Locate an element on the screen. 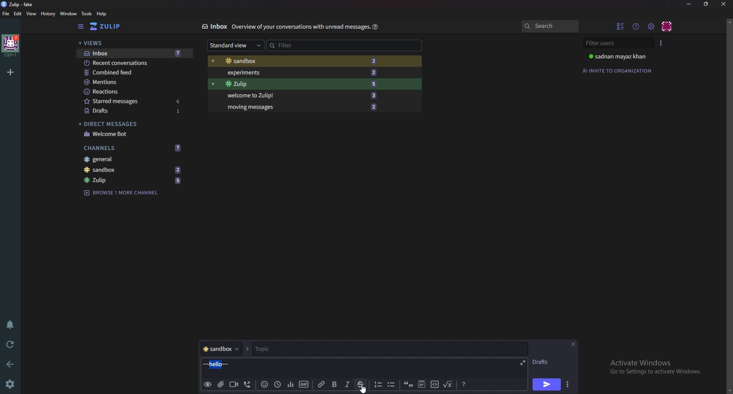 The width and height of the screenshot is (733, 394). Mentions is located at coordinates (129, 81).